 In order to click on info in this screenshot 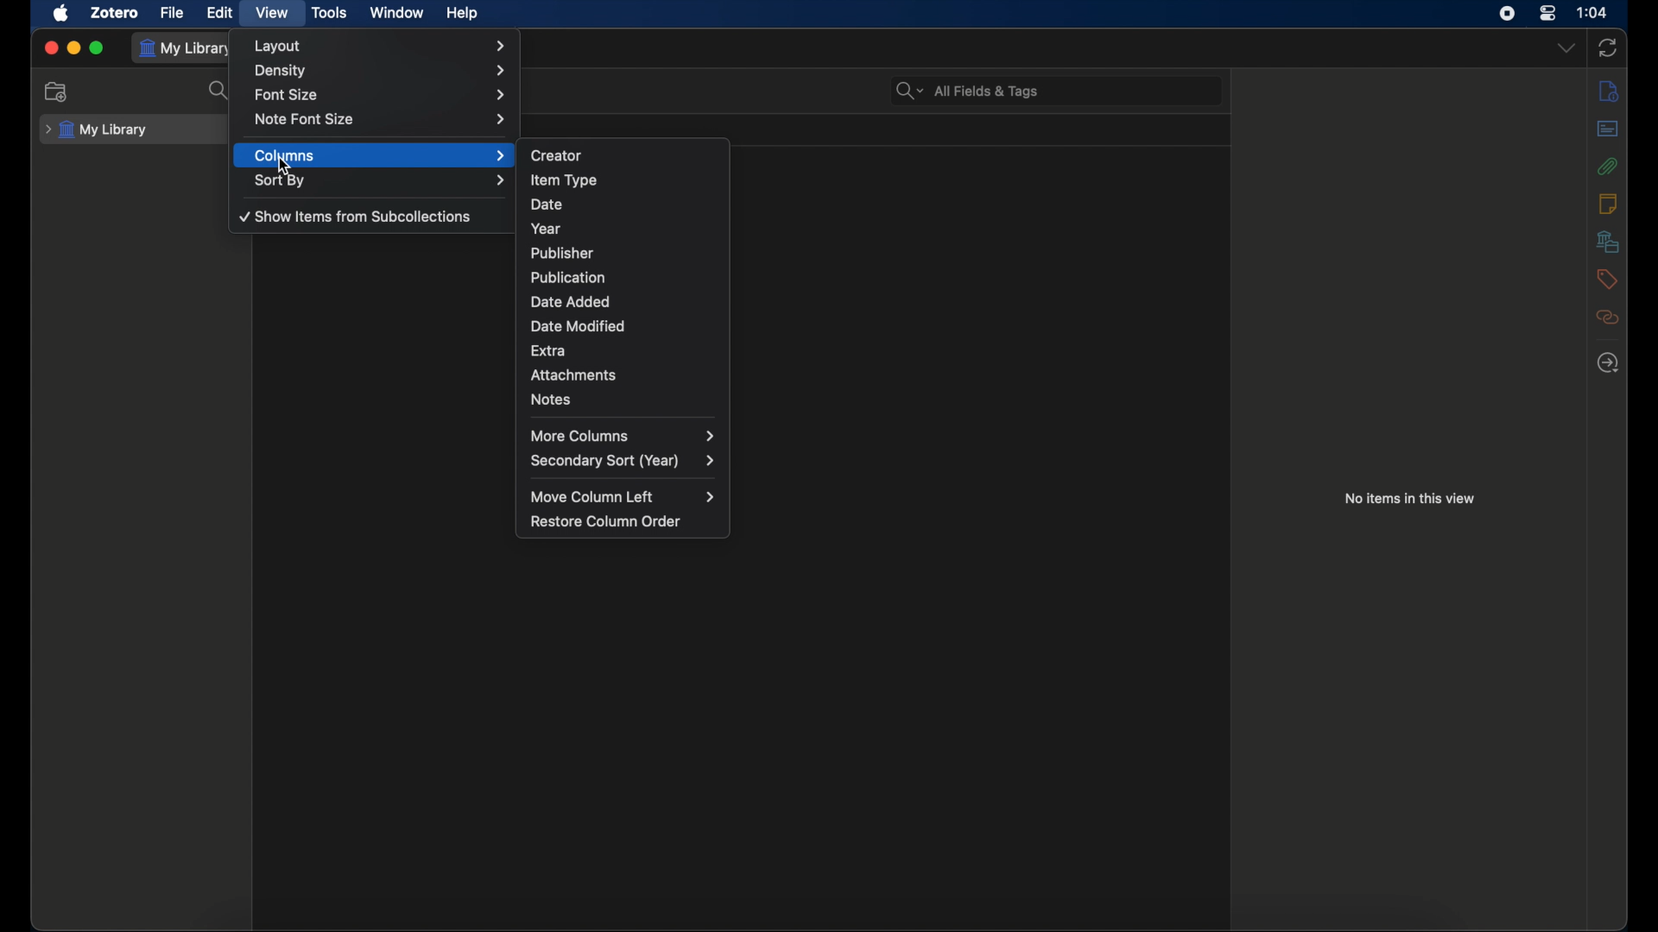, I will do `click(1607, 92)`.